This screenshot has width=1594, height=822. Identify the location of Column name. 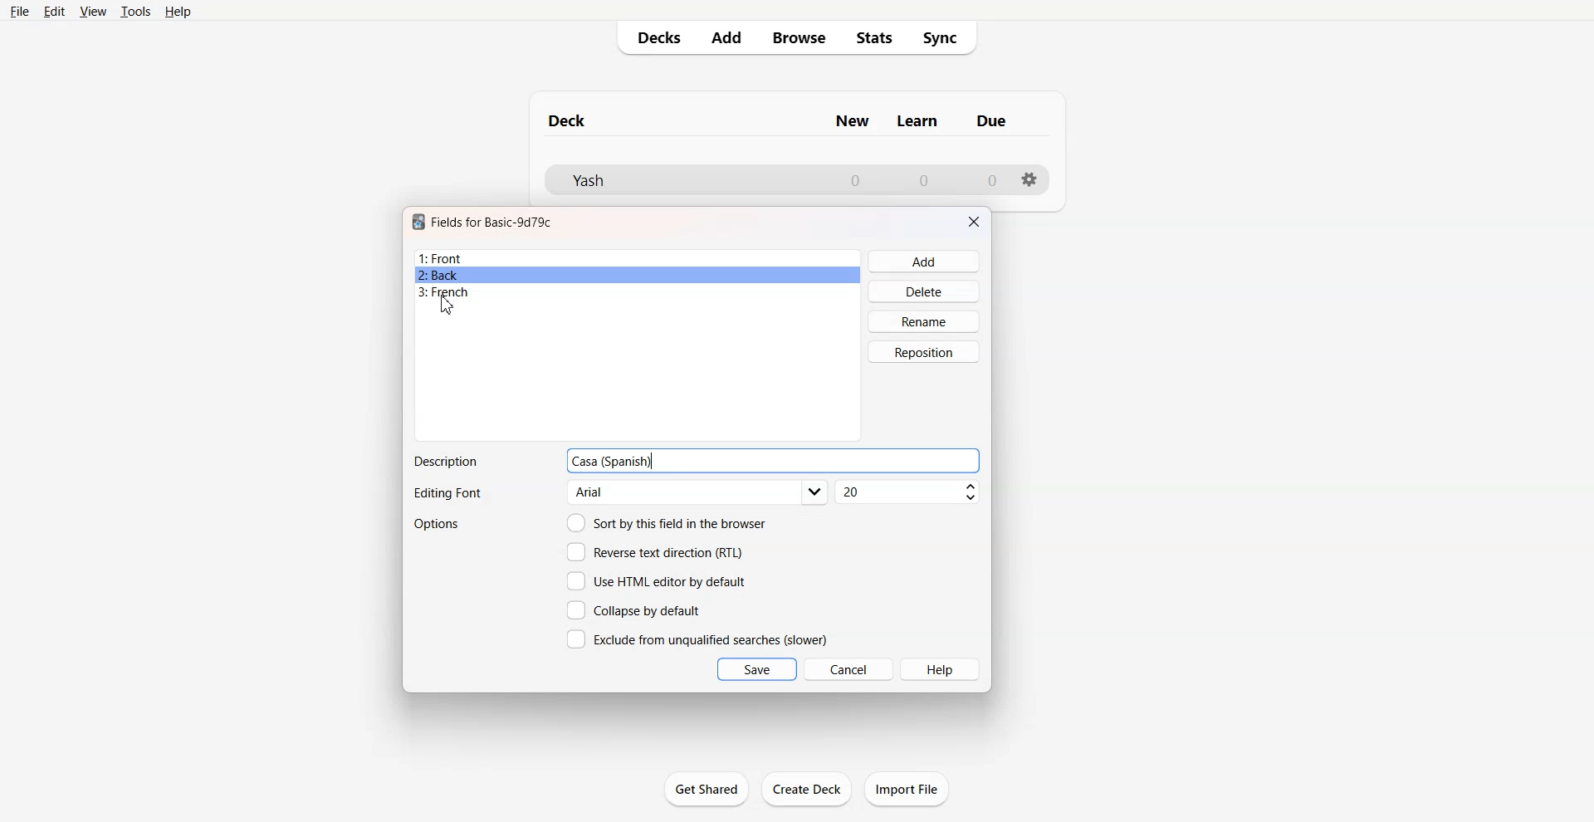
(917, 121).